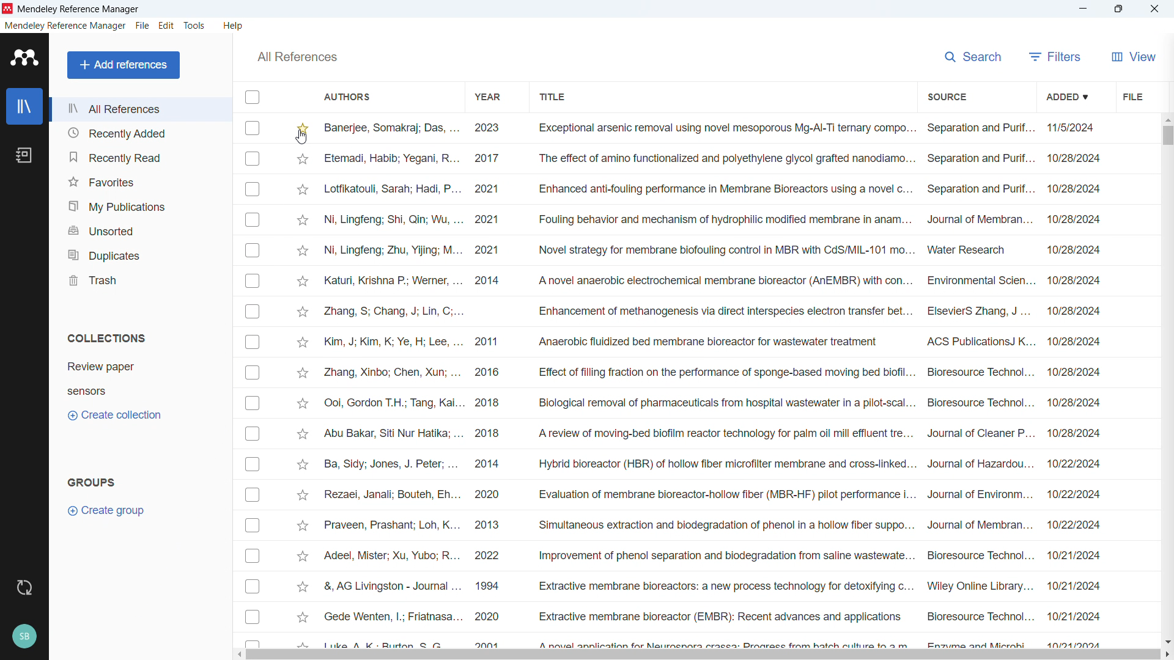 This screenshot has width=1174, height=660. I want to click on Scroll down , so click(1167, 641).